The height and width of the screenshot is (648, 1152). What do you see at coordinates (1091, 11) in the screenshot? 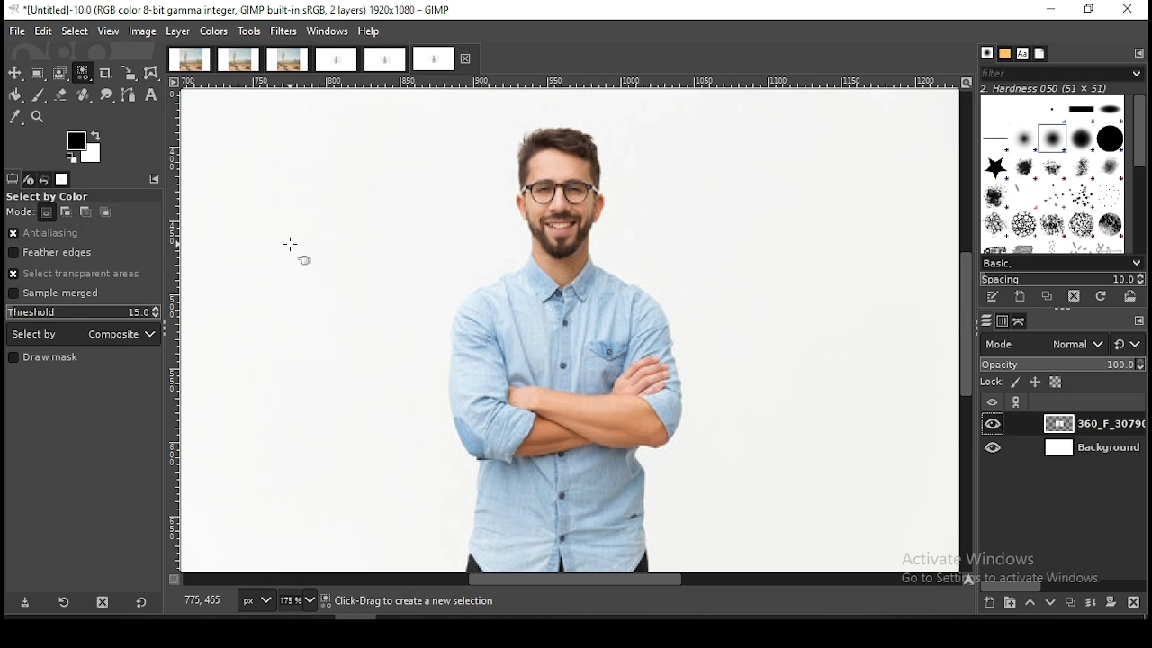
I see `restore` at bounding box center [1091, 11].